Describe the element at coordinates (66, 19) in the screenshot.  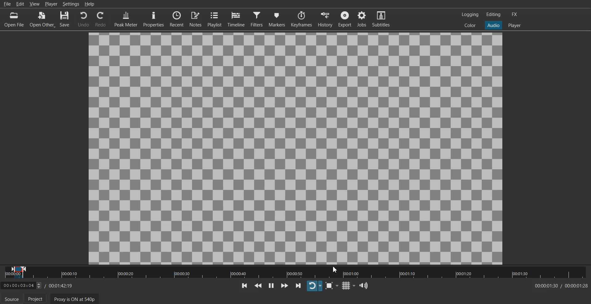
I see `Save` at that location.